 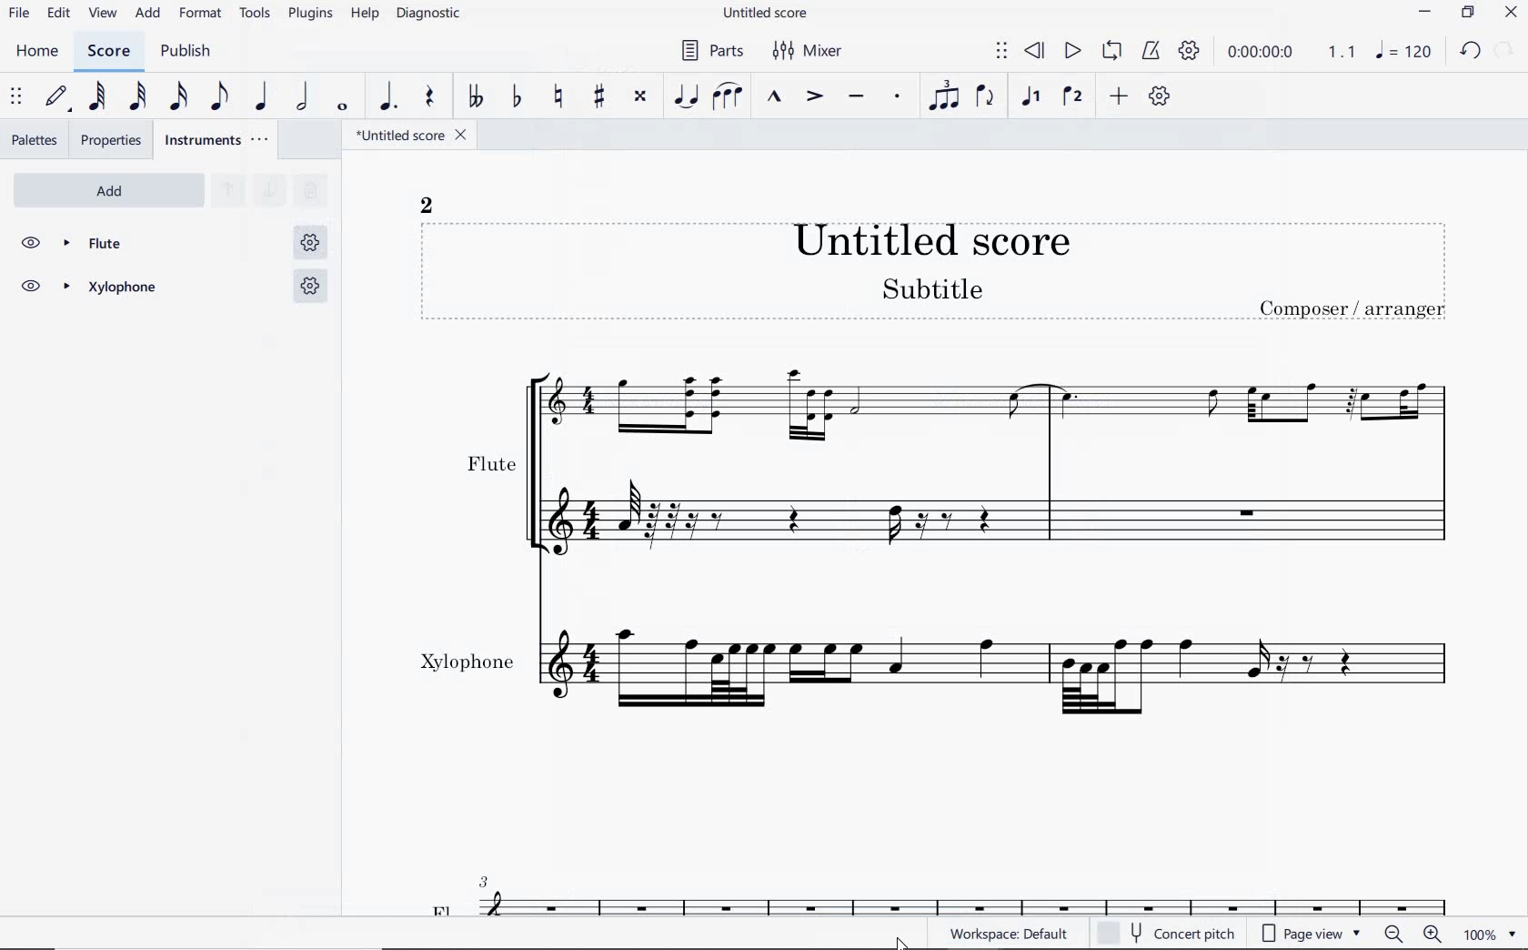 What do you see at coordinates (641, 97) in the screenshot?
I see `TOGGLE DOUBLE-SHARP` at bounding box center [641, 97].